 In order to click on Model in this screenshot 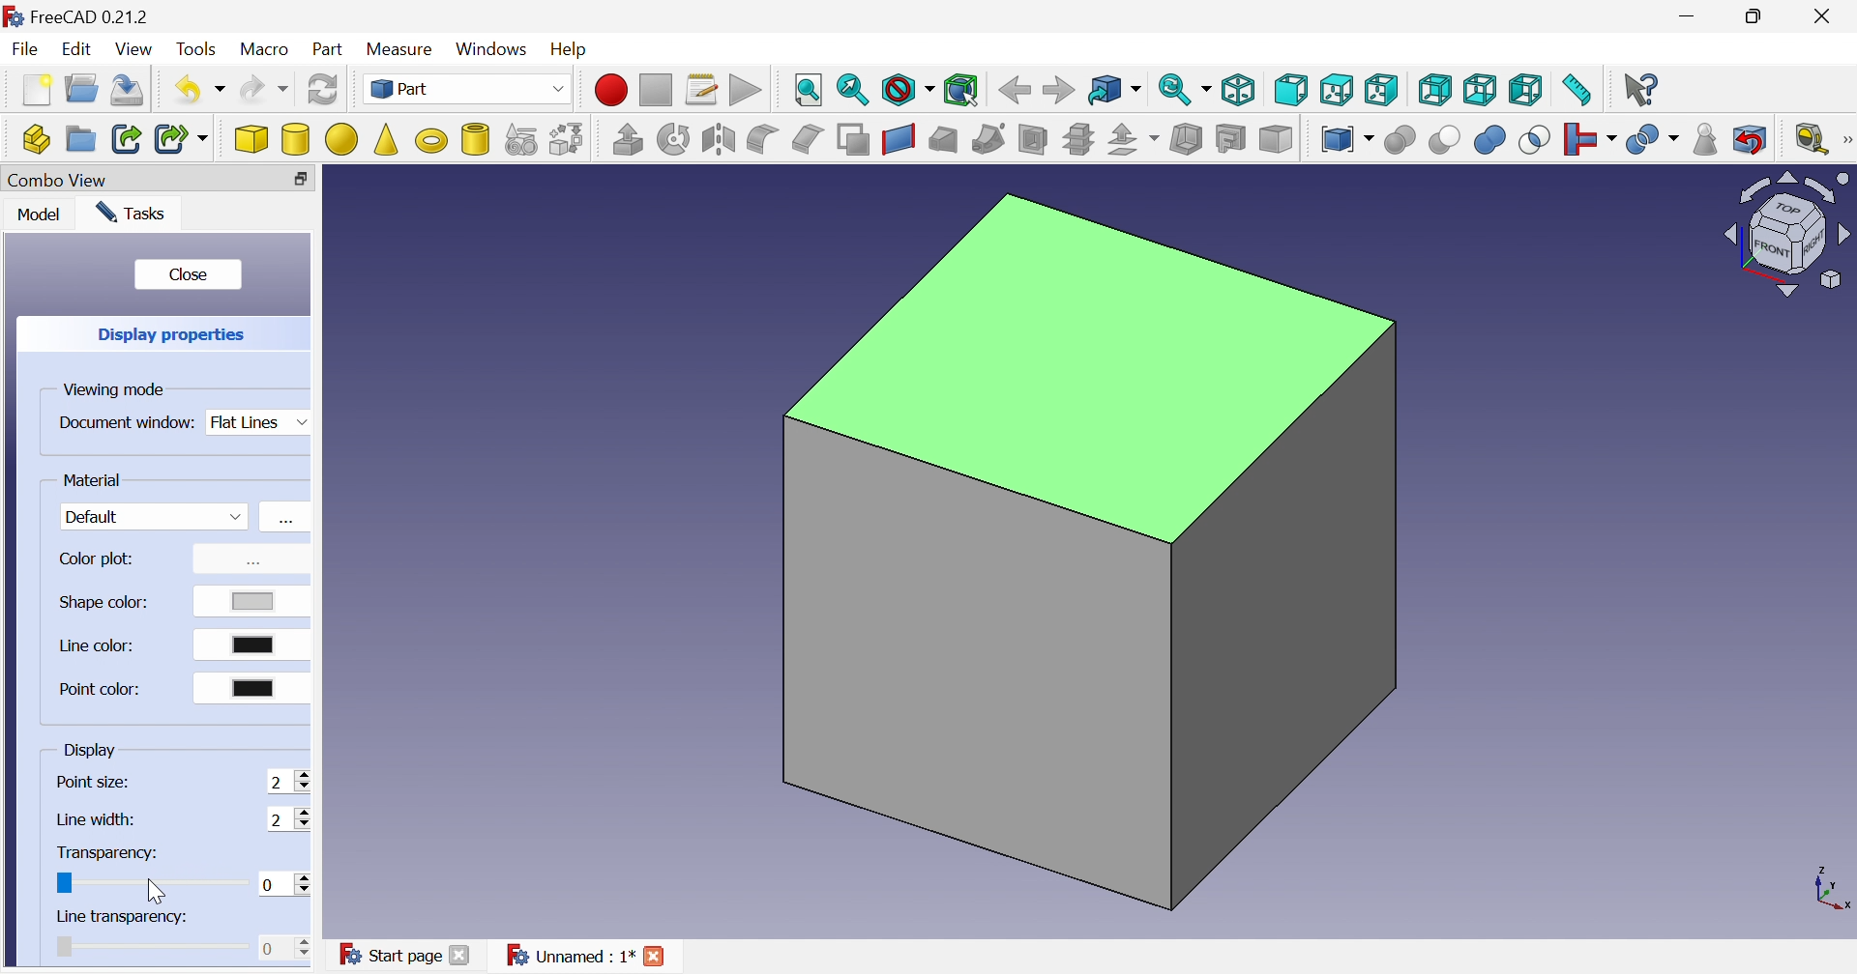, I will do `click(41, 211)`.